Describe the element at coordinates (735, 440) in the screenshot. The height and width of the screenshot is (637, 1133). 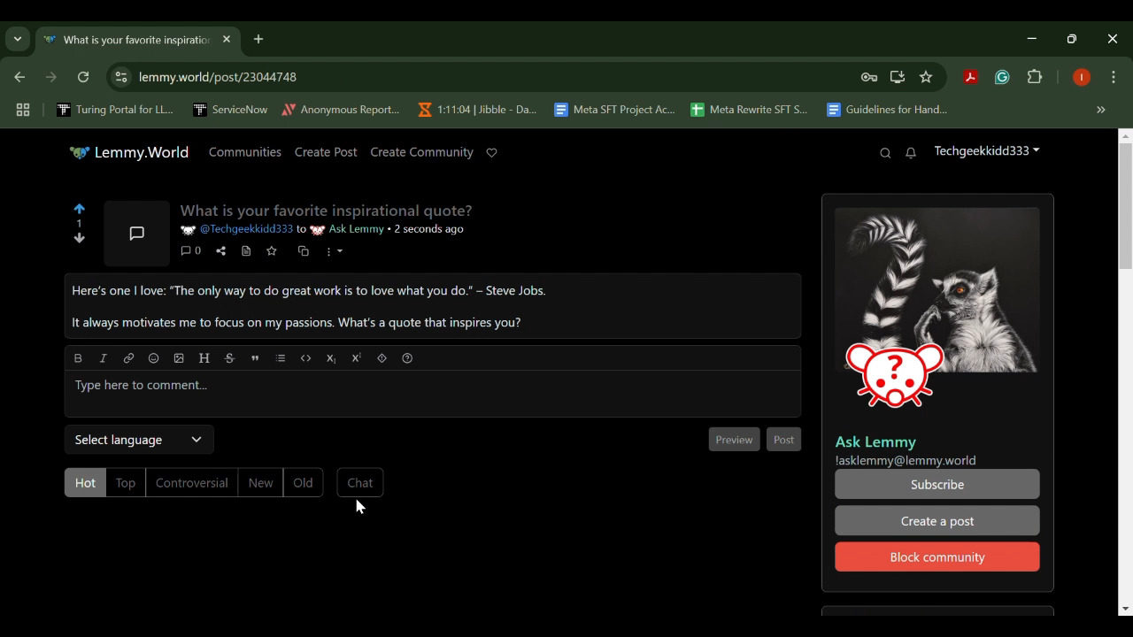
I see `Preview` at that location.